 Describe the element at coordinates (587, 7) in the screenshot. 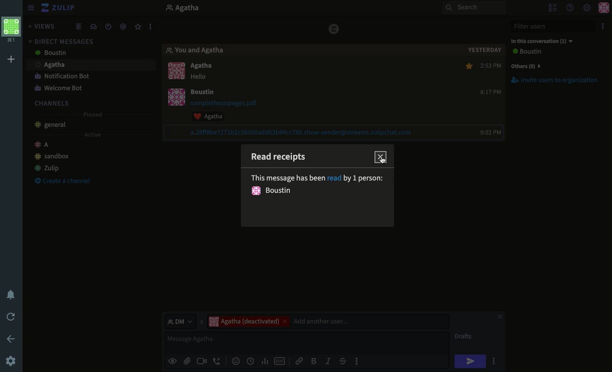

I see `Settings` at that location.